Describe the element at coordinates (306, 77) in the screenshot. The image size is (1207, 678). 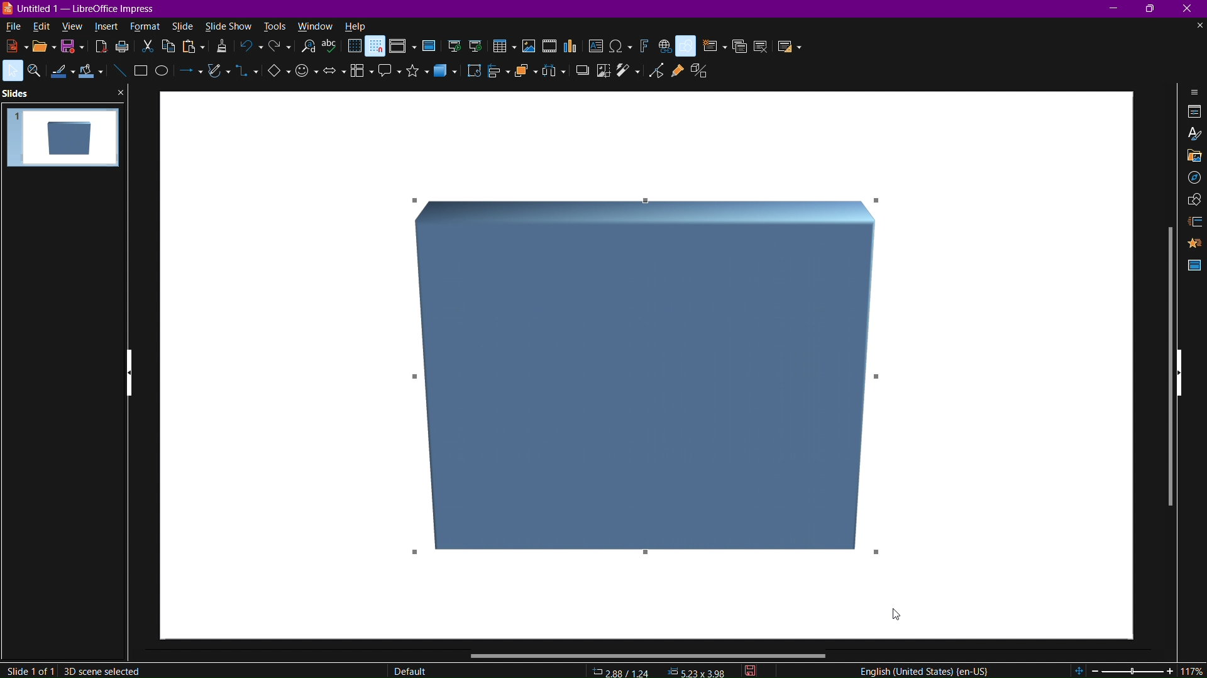
I see `Symbol Shapes` at that location.